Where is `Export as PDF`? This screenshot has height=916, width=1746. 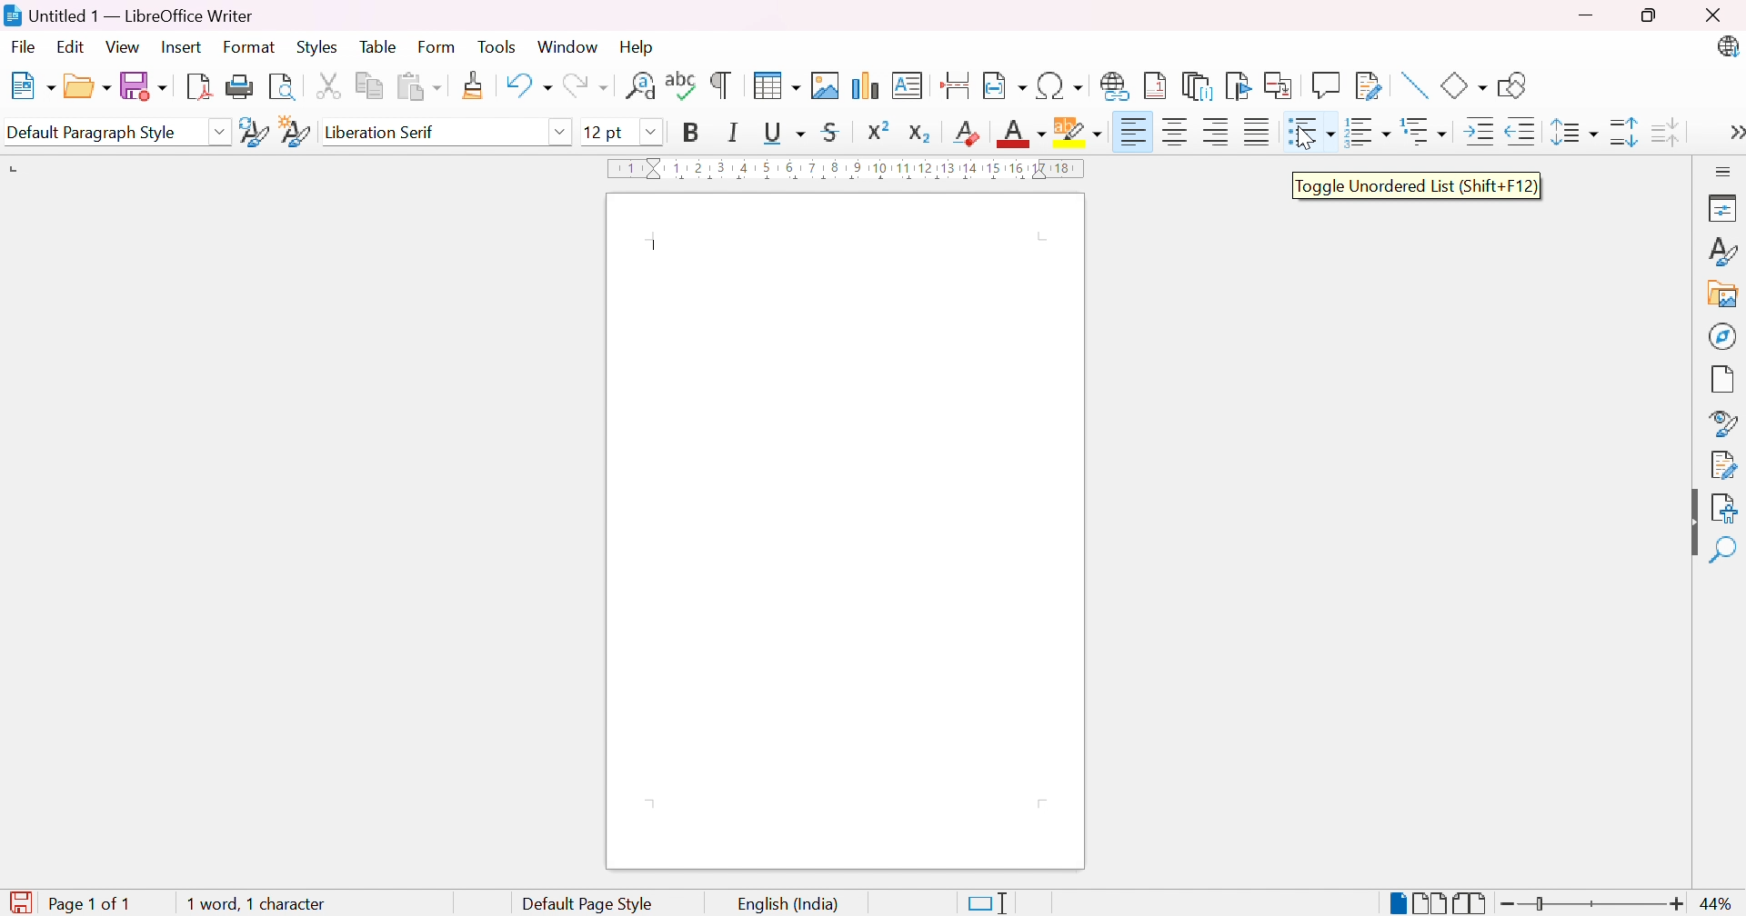
Export as PDF is located at coordinates (201, 85).